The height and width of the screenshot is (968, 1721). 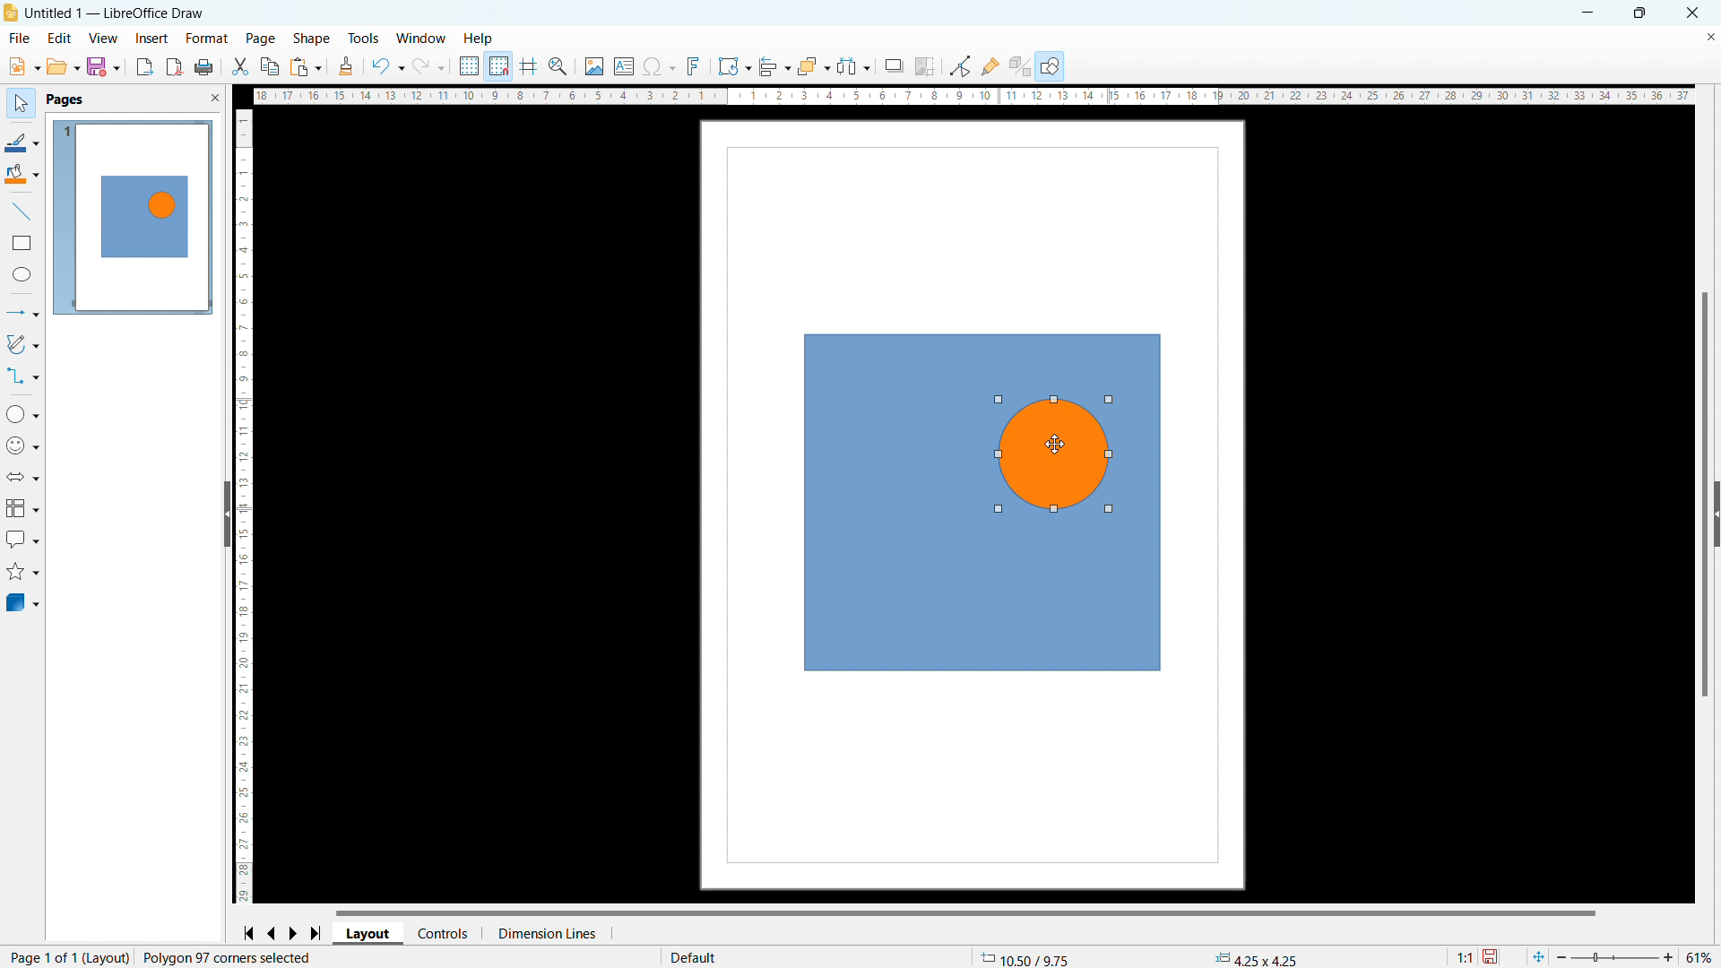 What do you see at coordinates (660, 67) in the screenshot?
I see `insert special characters` at bounding box center [660, 67].